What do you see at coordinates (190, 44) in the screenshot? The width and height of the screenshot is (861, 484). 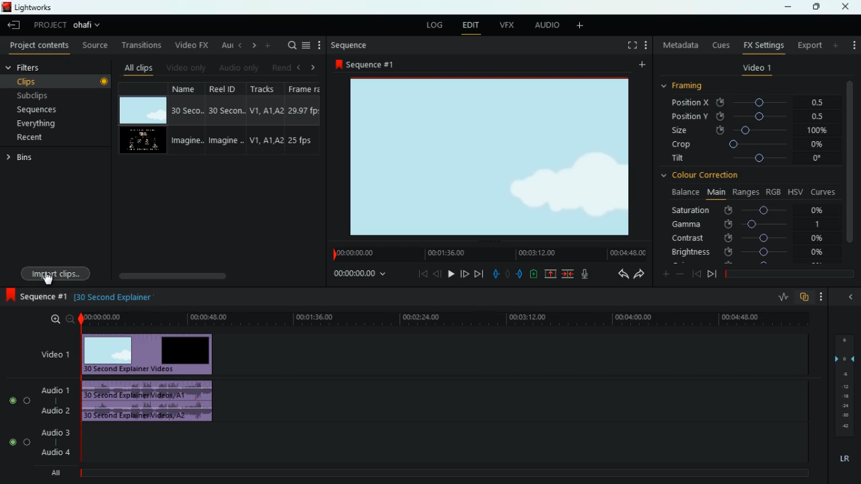 I see `video fx` at bounding box center [190, 44].